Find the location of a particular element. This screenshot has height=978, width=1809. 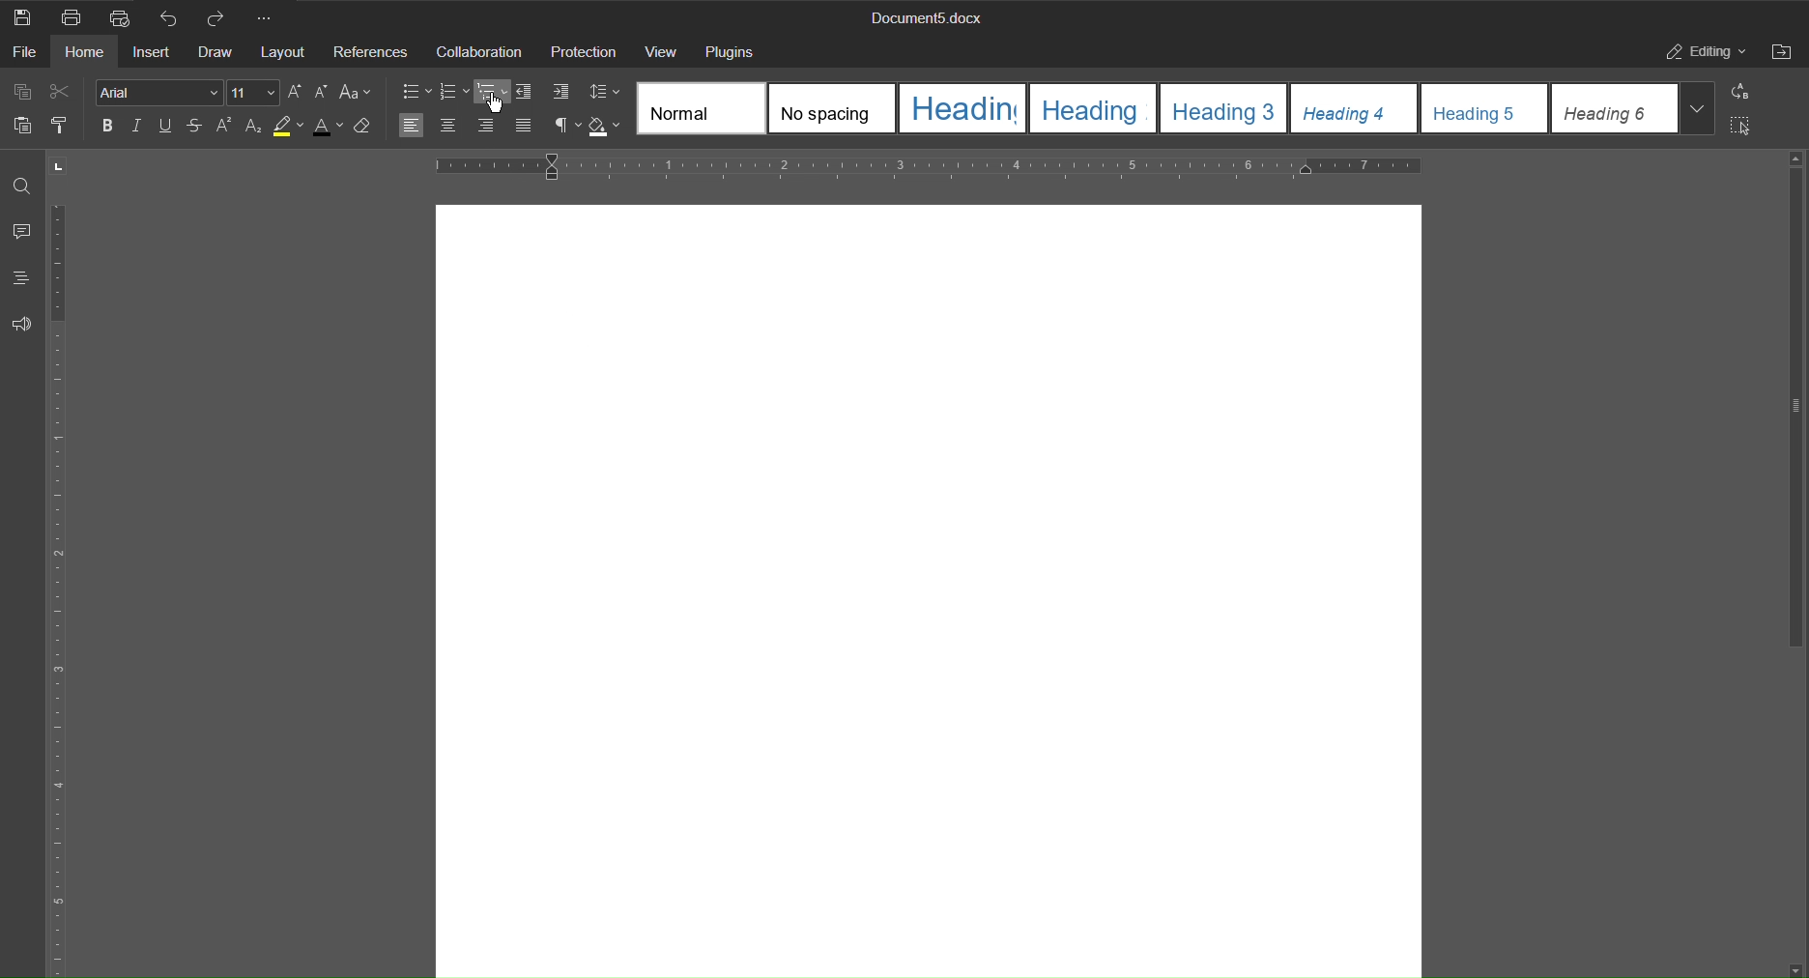

scroll down is located at coordinates (1794, 969).